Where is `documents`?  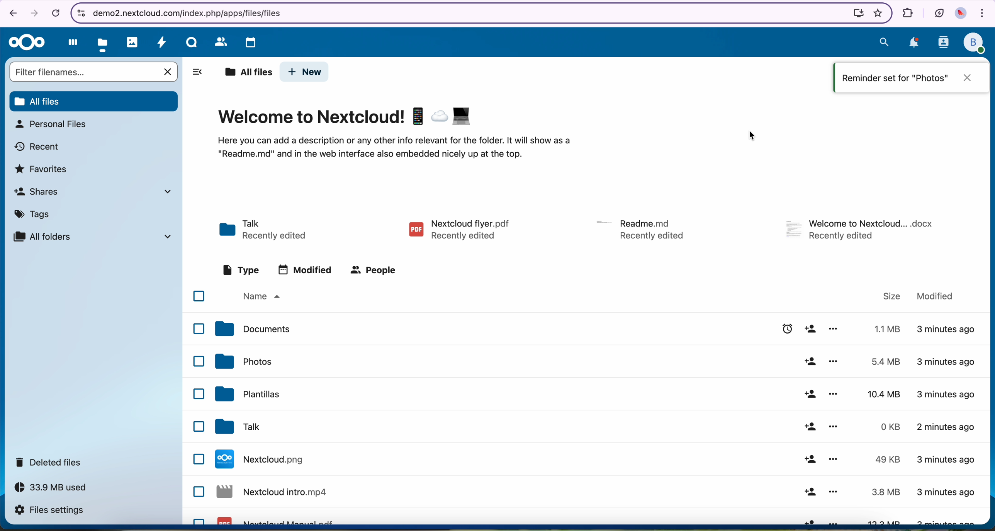
documents is located at coordinates (254, 330).